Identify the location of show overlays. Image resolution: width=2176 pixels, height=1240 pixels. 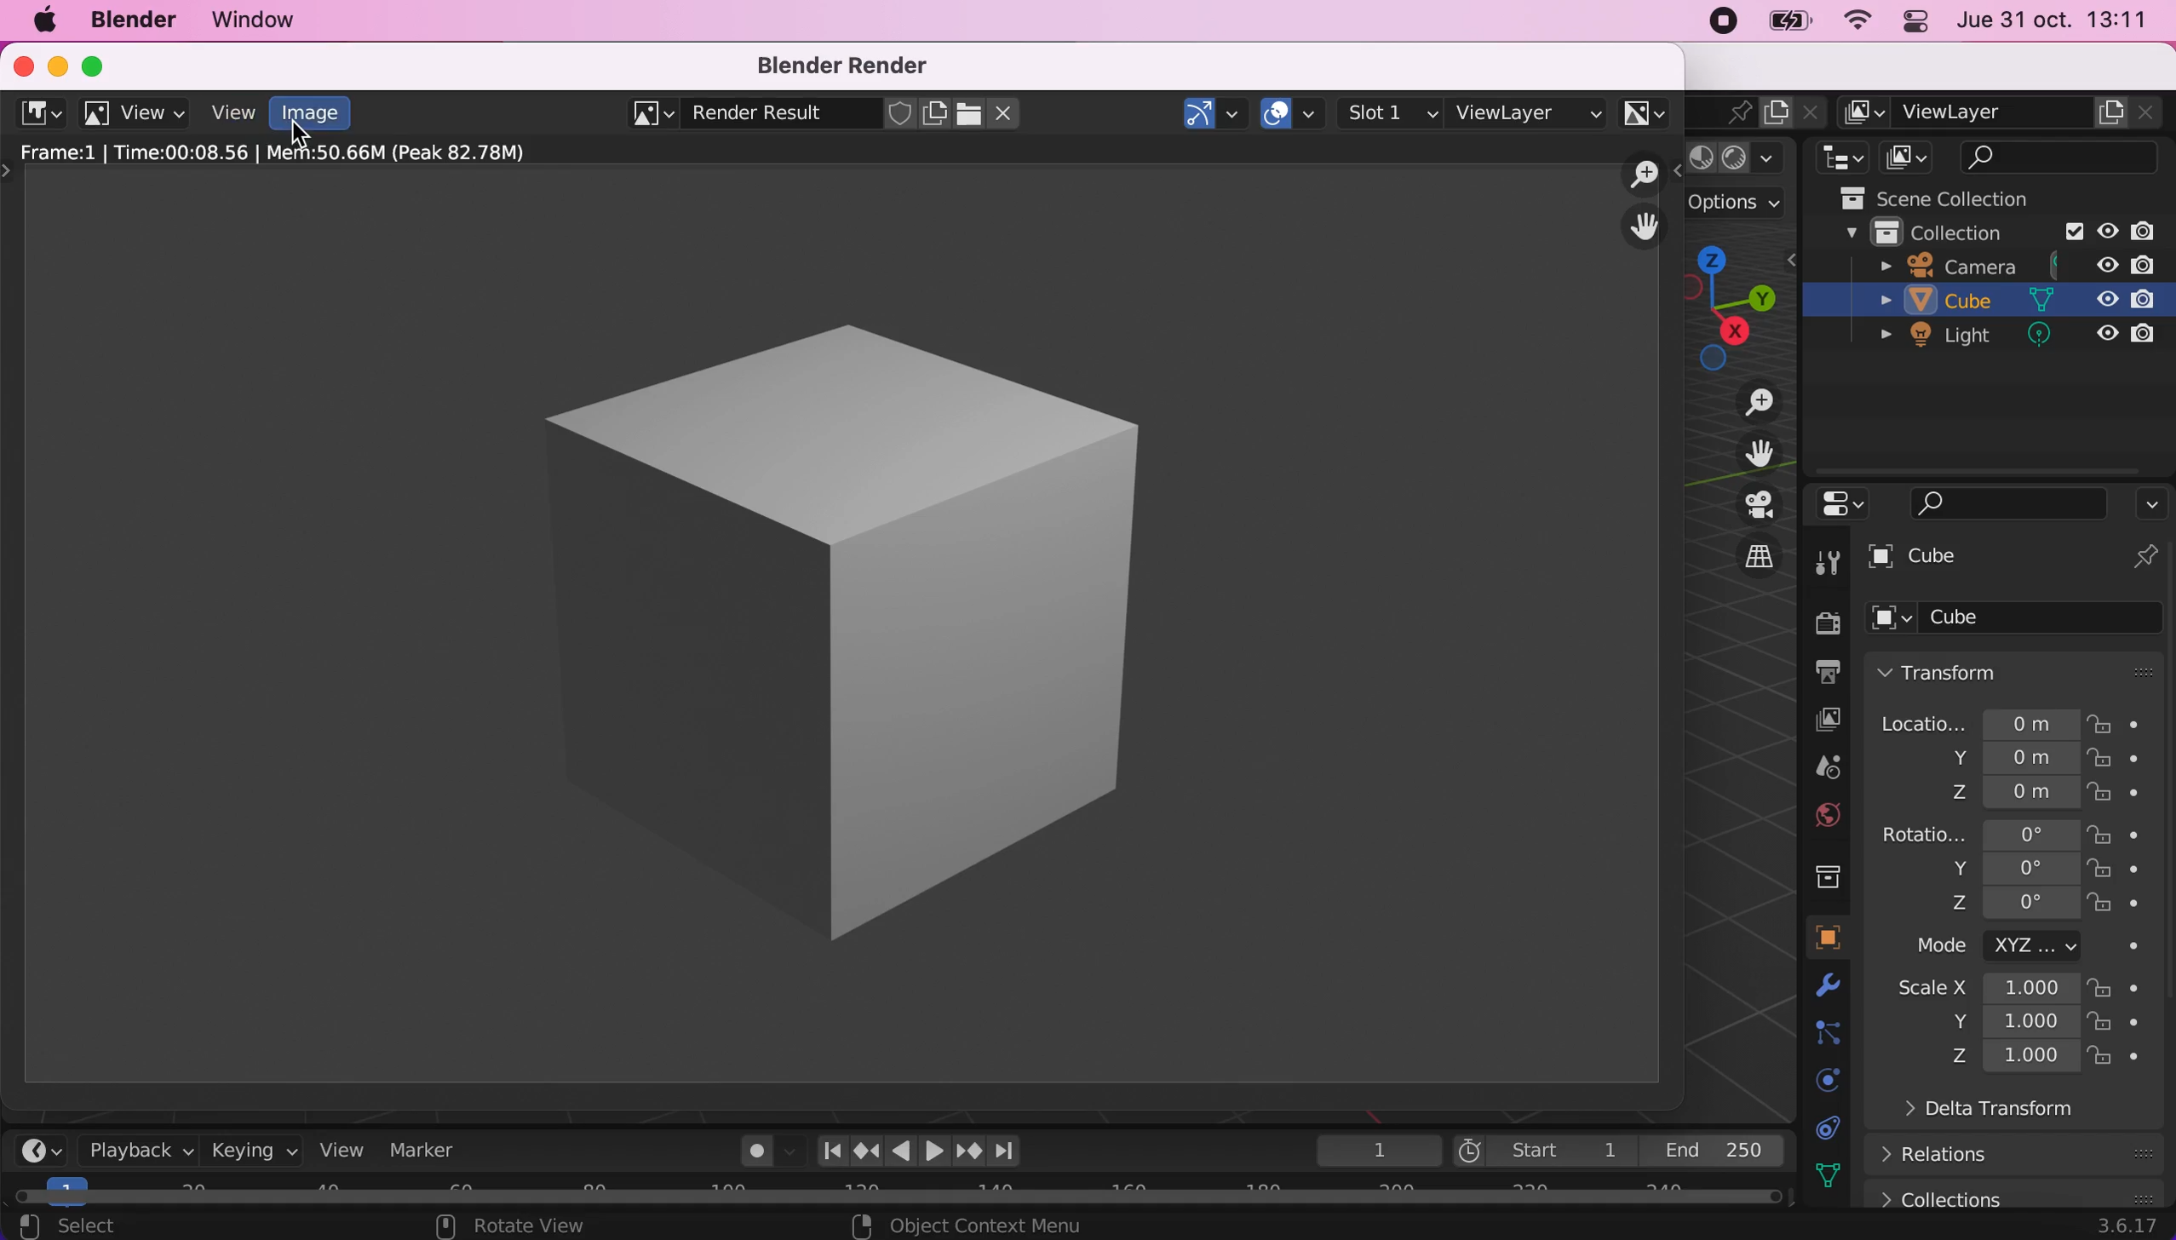
(1294, 110).